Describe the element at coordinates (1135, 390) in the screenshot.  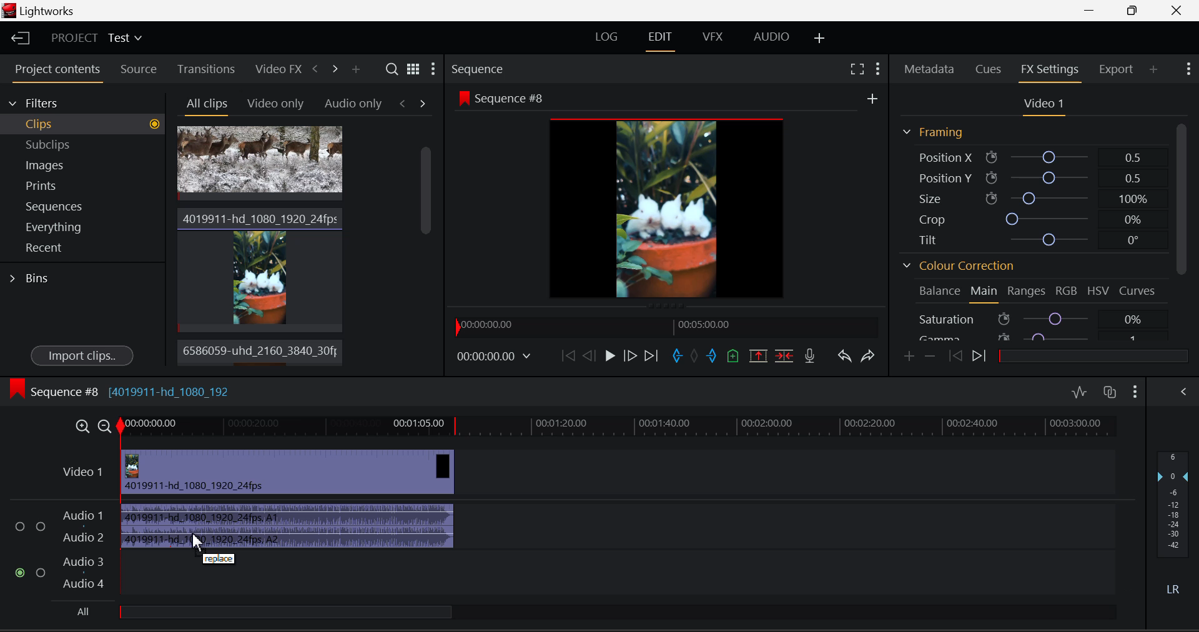
I see `Show Settings` at that location.